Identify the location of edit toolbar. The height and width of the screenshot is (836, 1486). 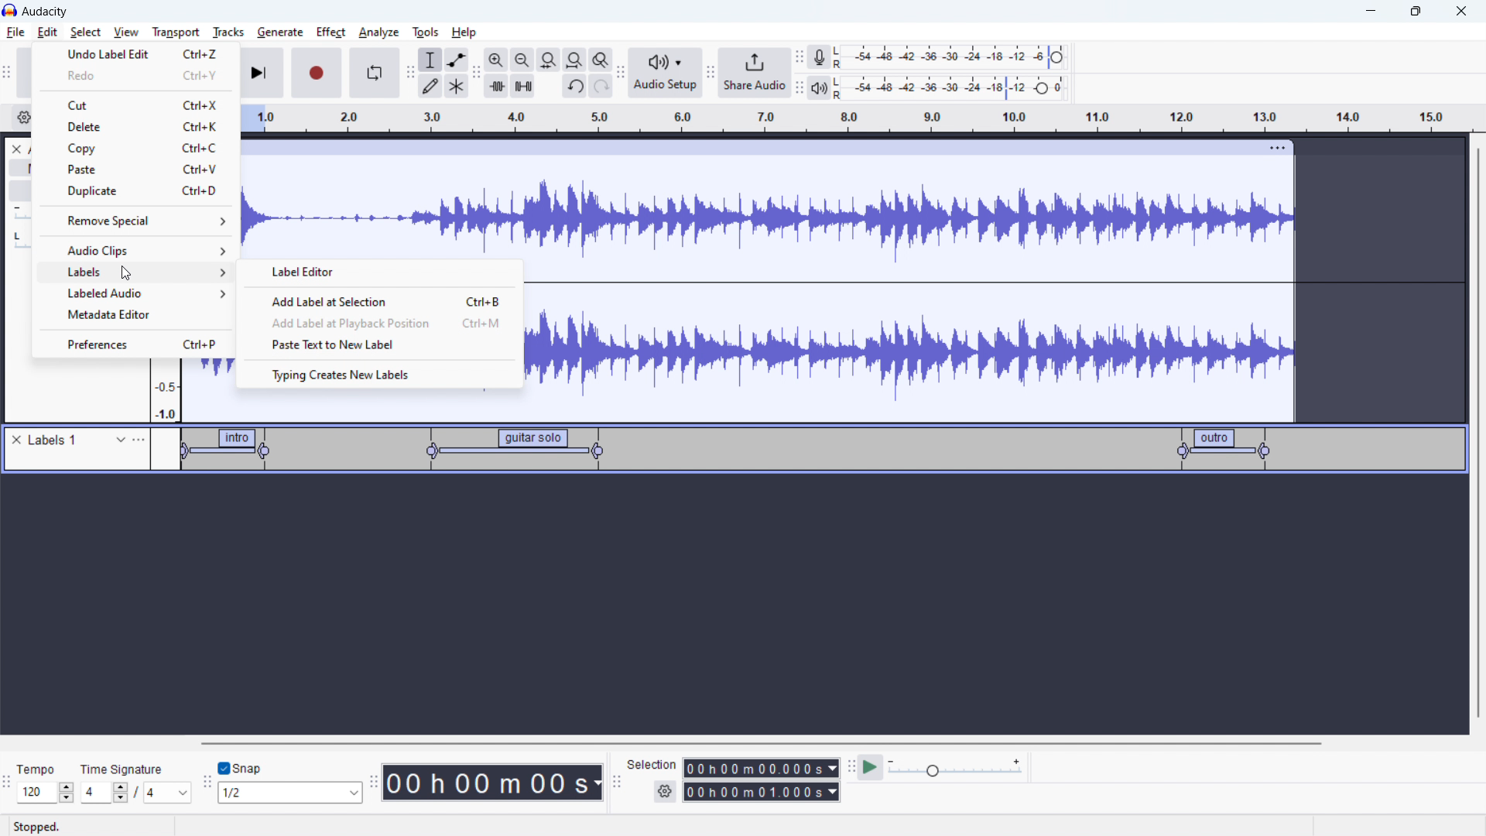
(476, 74).